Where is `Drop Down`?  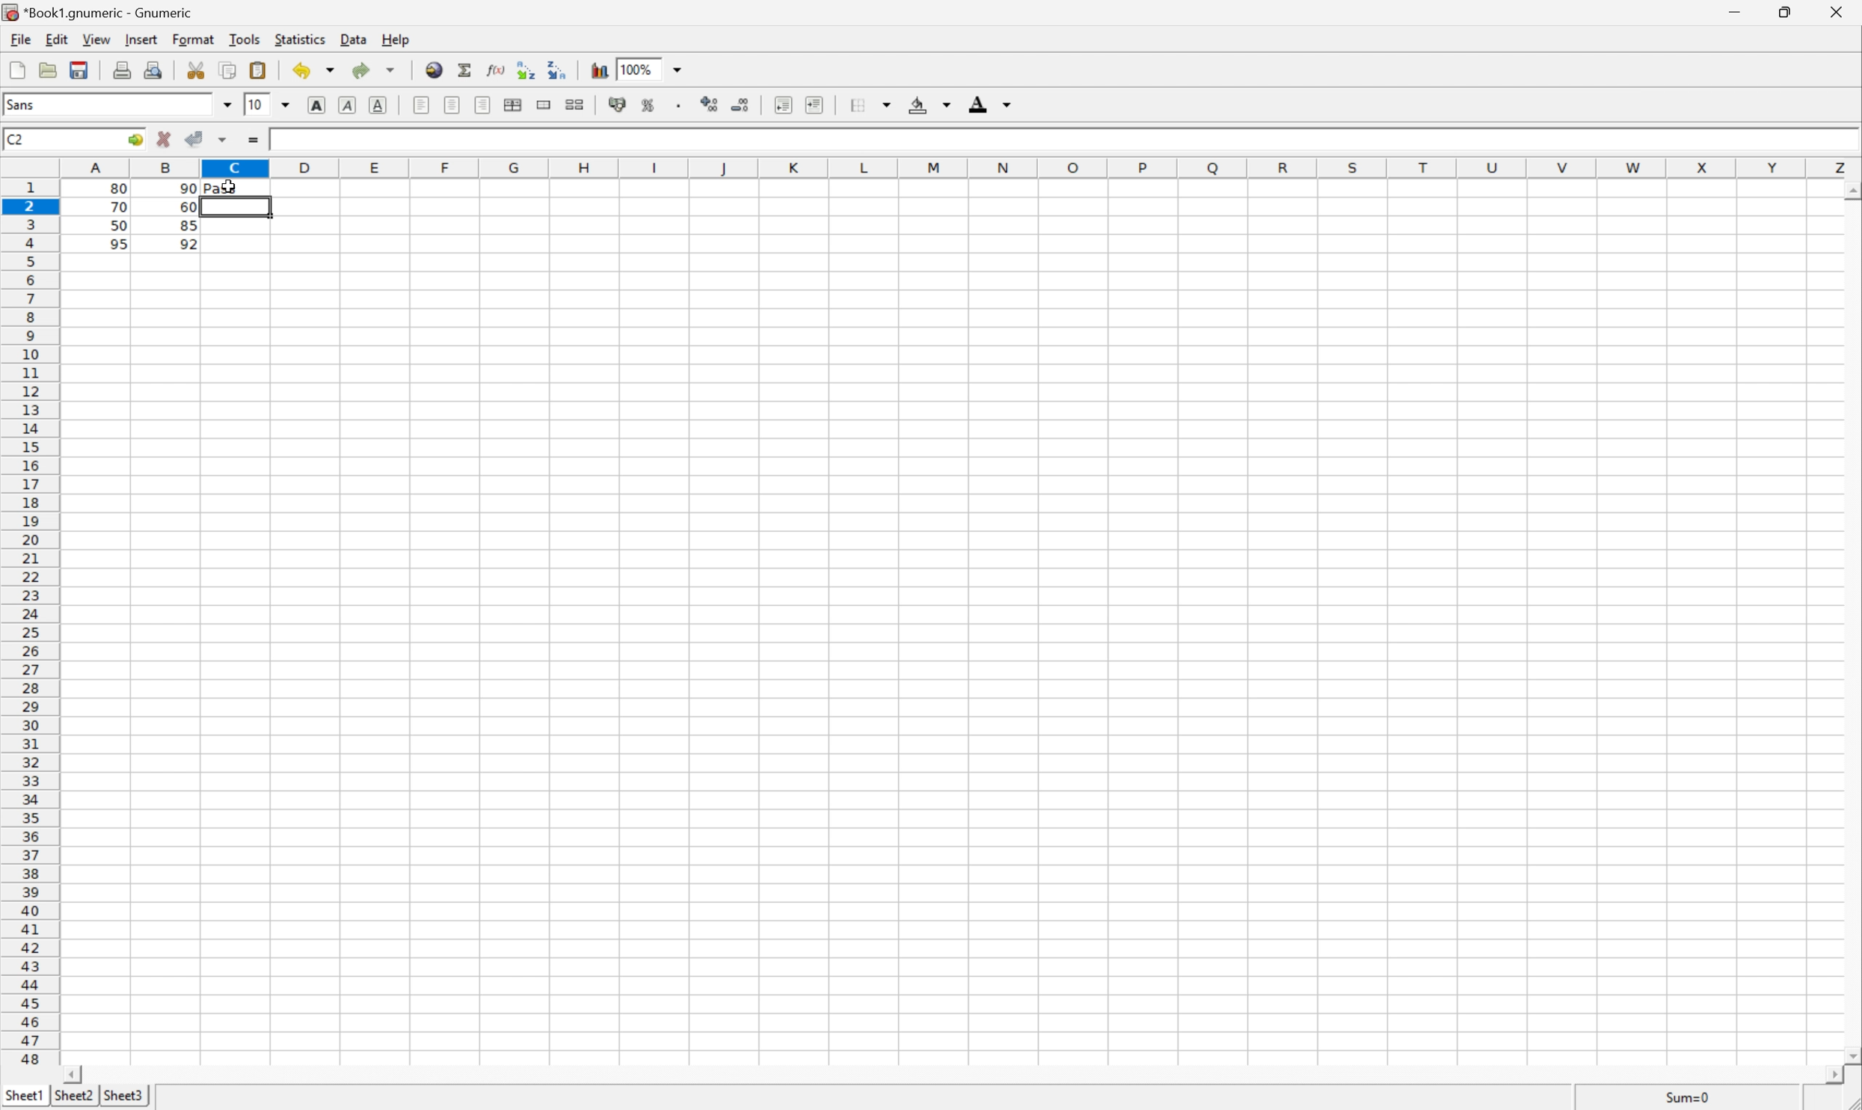 Drop Down is located at coordinates (290, 105).